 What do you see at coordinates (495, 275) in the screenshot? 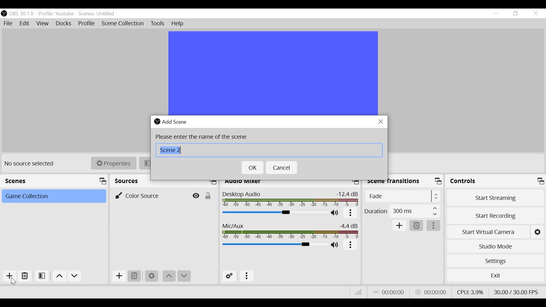
I see `Exit` at bounding box center [495, 275].